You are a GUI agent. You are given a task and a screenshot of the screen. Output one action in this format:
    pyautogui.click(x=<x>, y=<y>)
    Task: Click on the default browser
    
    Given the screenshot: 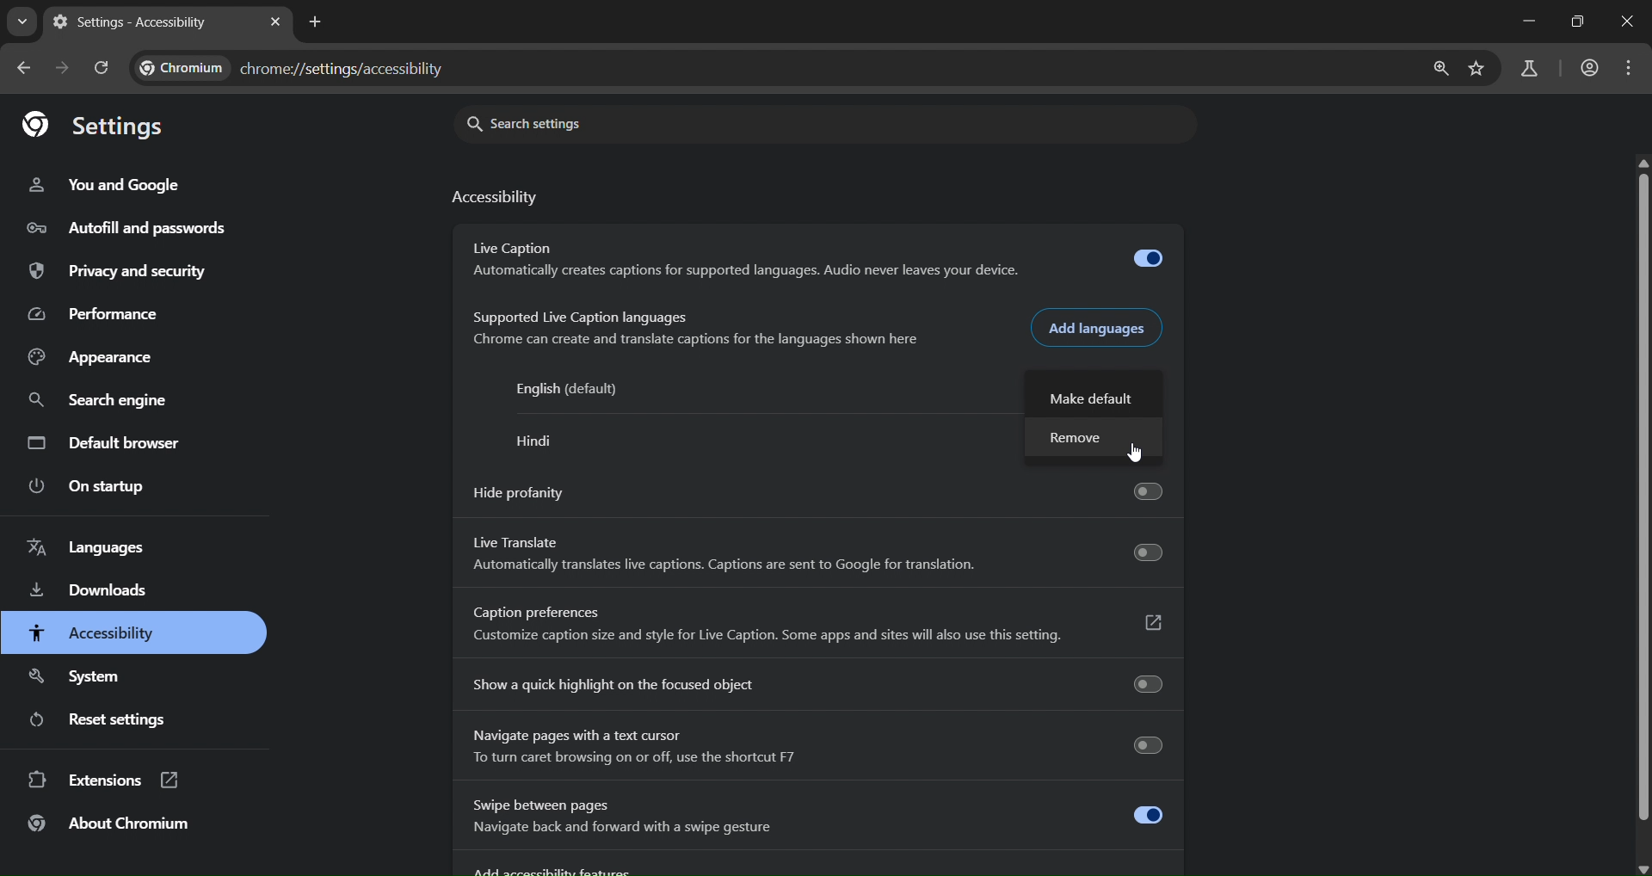 What is the action you would take?
    pyautogui.click(x=107, y=446)
    